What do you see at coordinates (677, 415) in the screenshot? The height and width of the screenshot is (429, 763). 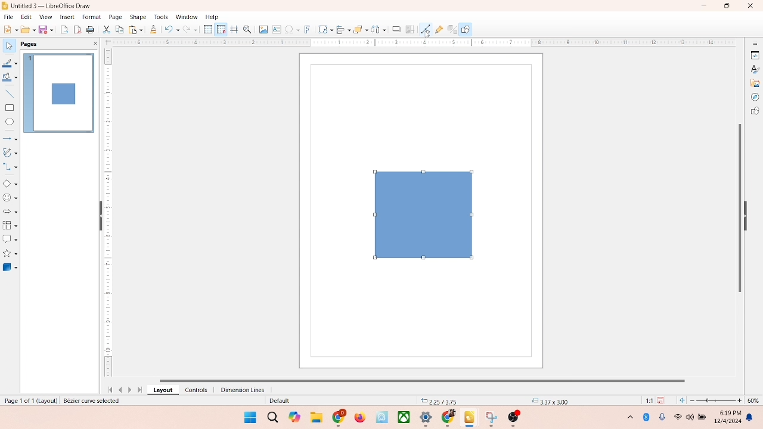 I see `wifi` at bounding box center [677, 415].